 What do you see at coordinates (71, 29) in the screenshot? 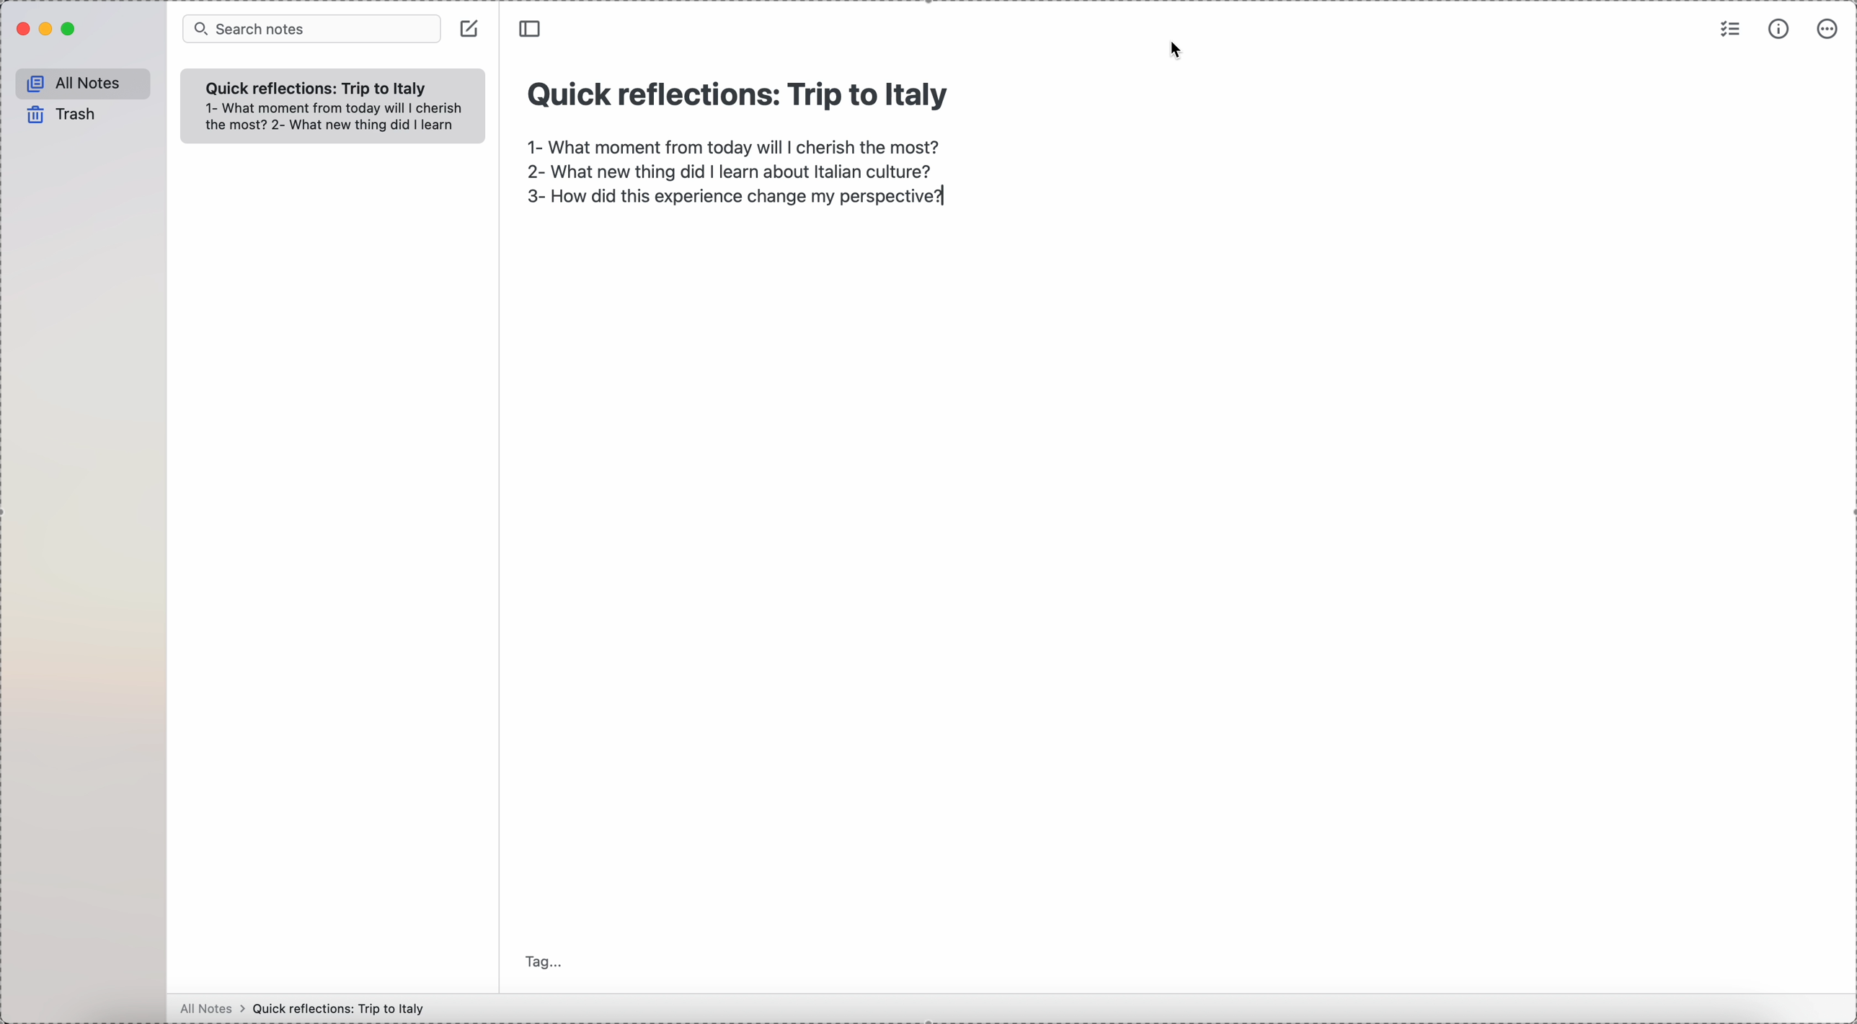
I see `maximize` at bounding box center [71, 29].